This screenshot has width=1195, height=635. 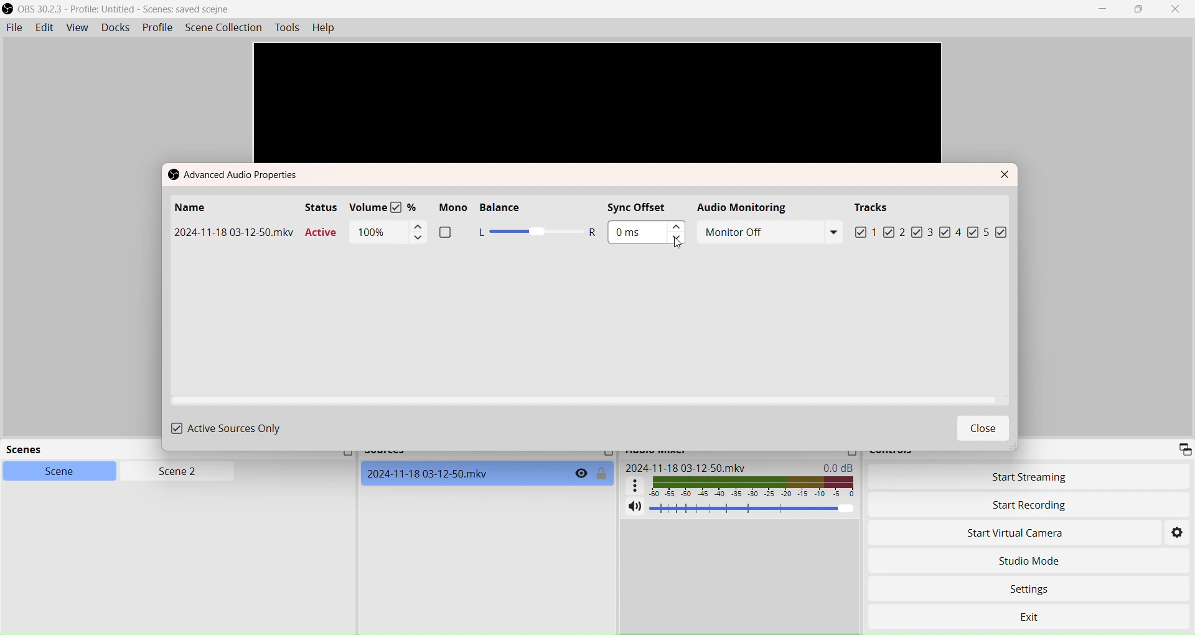 What do you see at coordinates (43, 27) in the screenshot?
I see `Edit` at bounding box center [43, 27].